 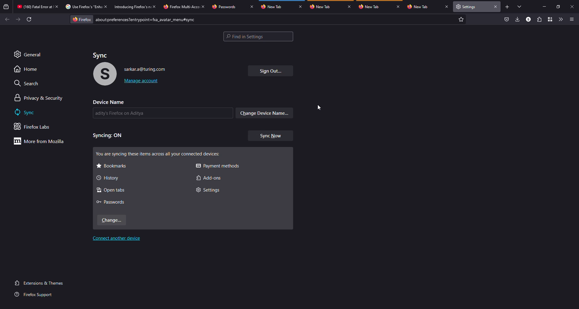 What do you see at coordinates (100, 55) in the screenshot?
I see `sync` at bounding box center [100, 55].